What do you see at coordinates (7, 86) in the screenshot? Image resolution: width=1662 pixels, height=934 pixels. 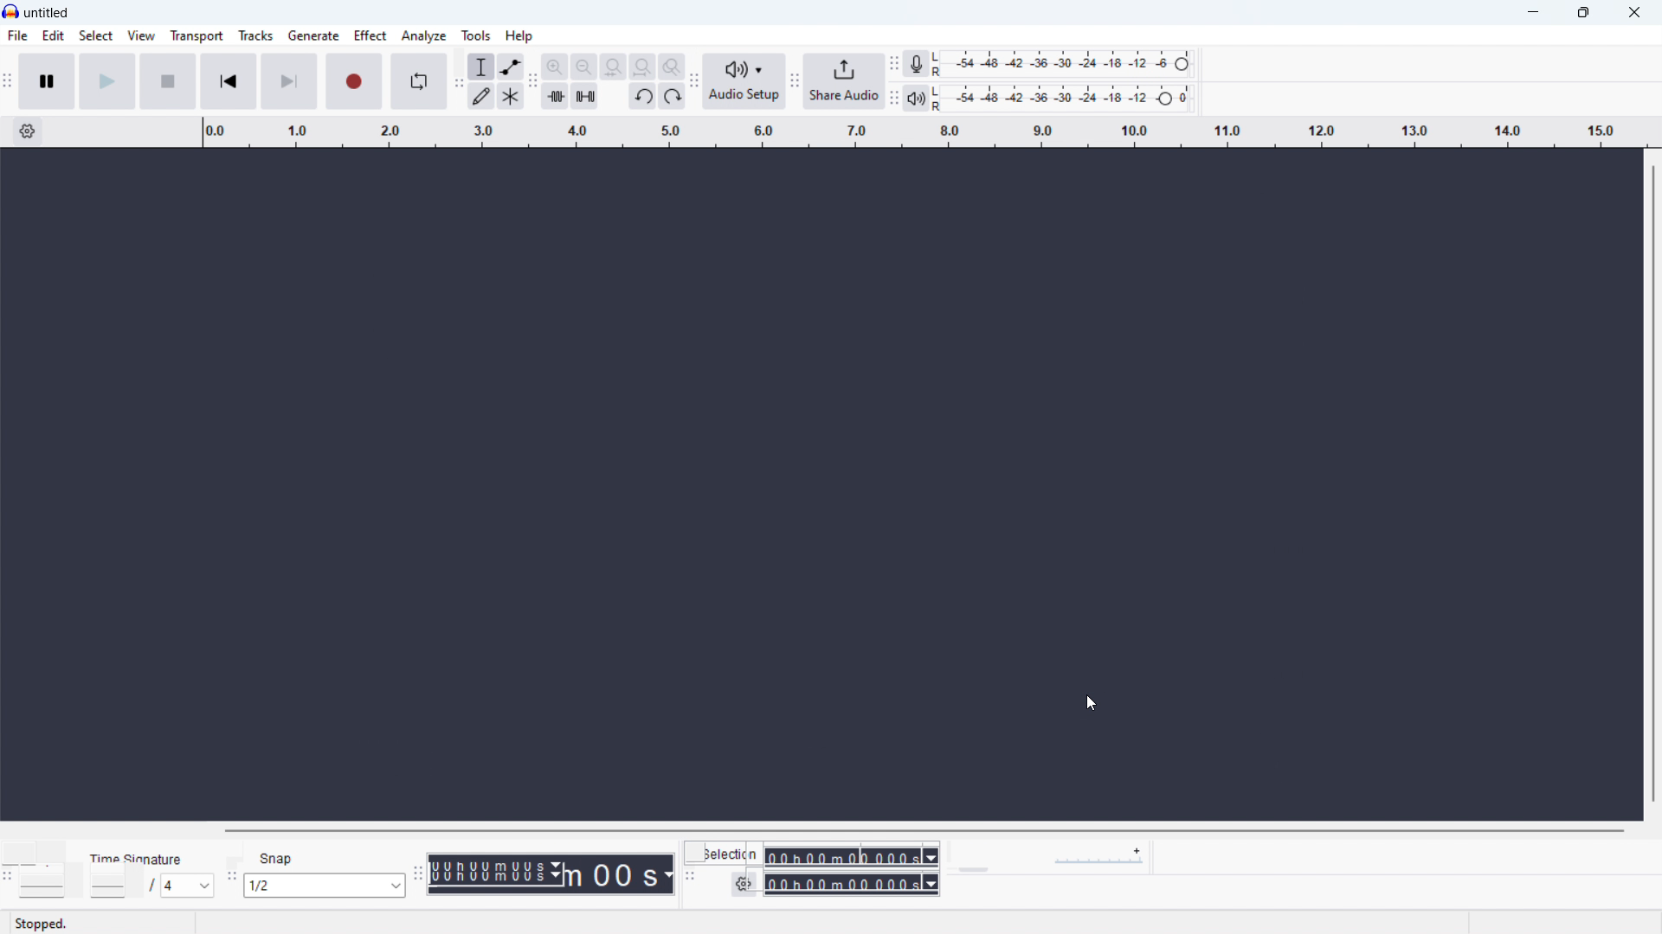 I see `transport toolbar` at bounding box center [7, 86].